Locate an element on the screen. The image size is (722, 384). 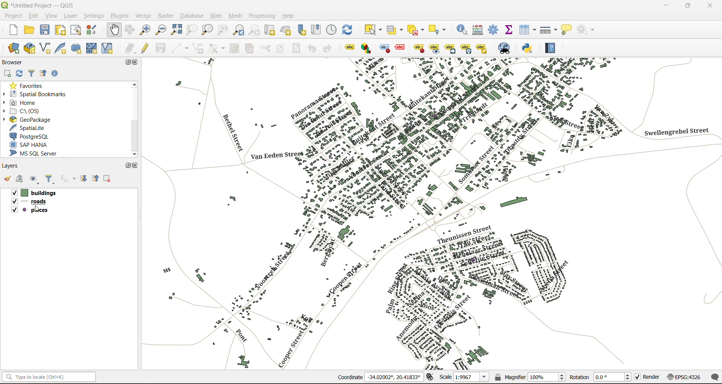
edit is located at coordinates (34, 17).